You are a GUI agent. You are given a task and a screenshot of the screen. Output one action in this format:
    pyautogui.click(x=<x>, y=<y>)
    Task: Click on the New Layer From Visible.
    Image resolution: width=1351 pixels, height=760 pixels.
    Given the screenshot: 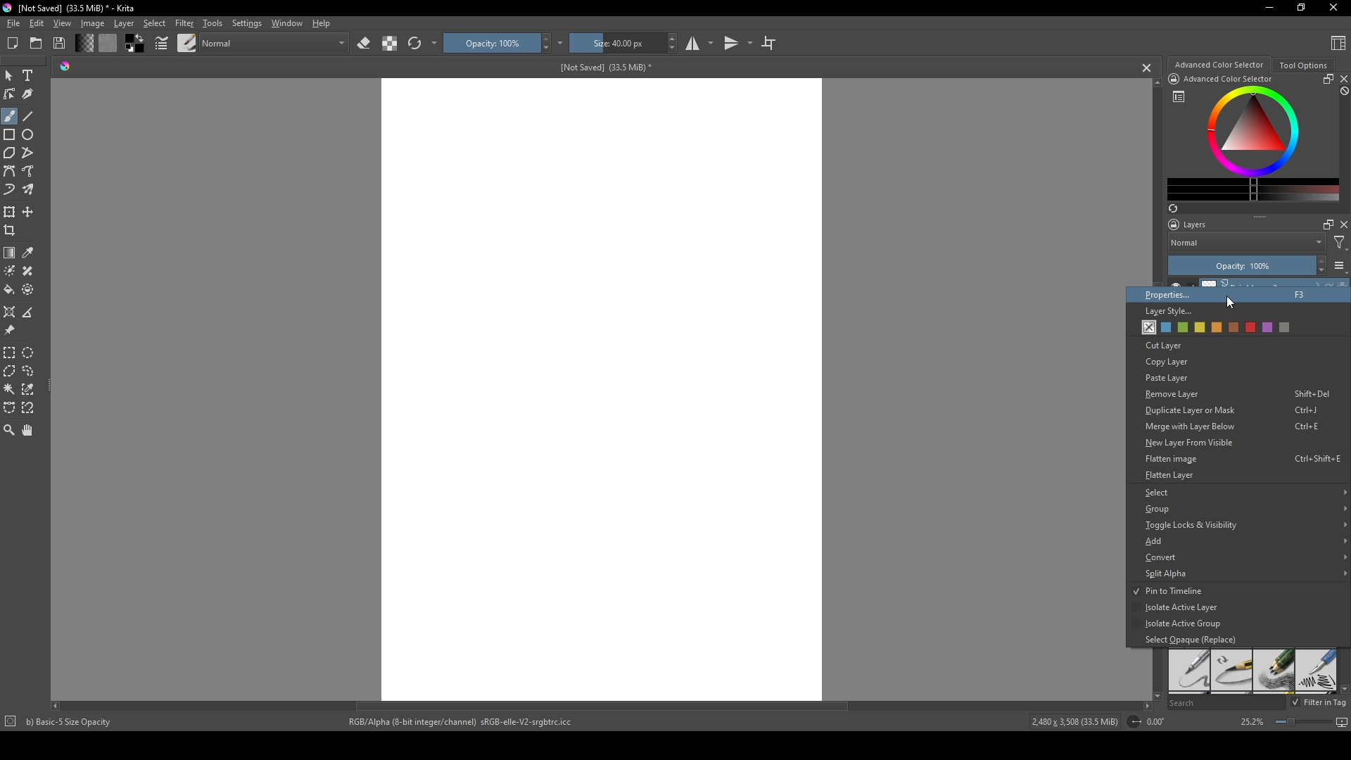 What is the action you would take?
    pyautogui.click(x=1219, y=443)
    